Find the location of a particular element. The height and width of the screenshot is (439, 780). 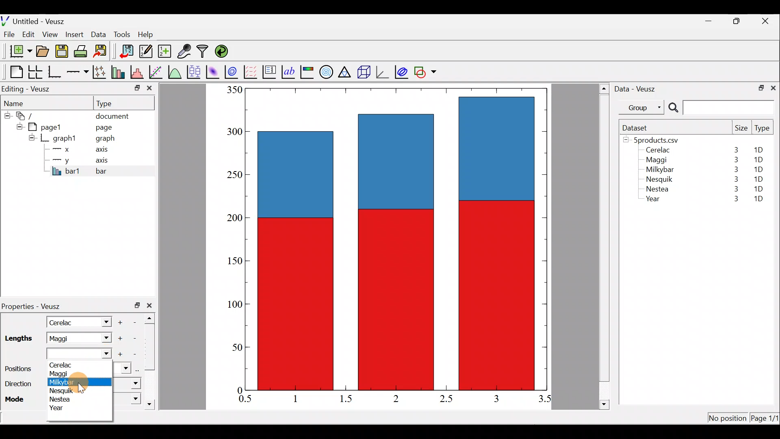

Year is located at coordinates (655, 201).